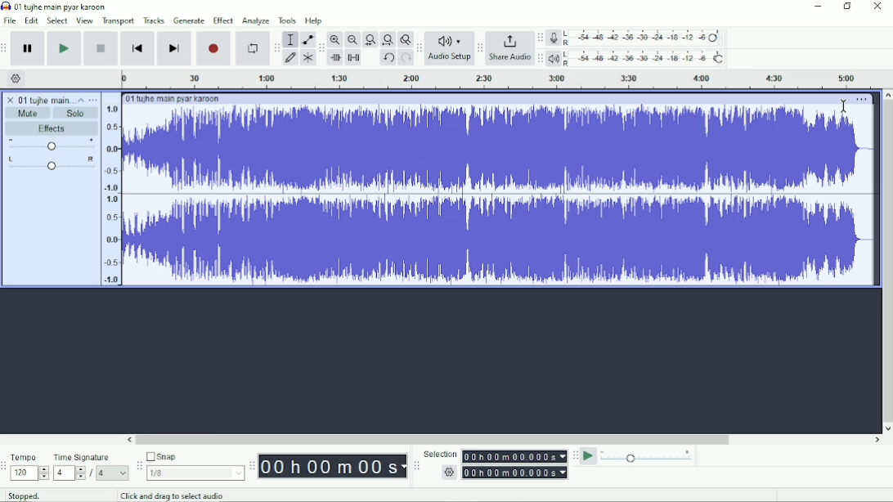 This screenshot has height=502, width=893. I want to click on Audacity recording meter toolbar, so click(541, 38).